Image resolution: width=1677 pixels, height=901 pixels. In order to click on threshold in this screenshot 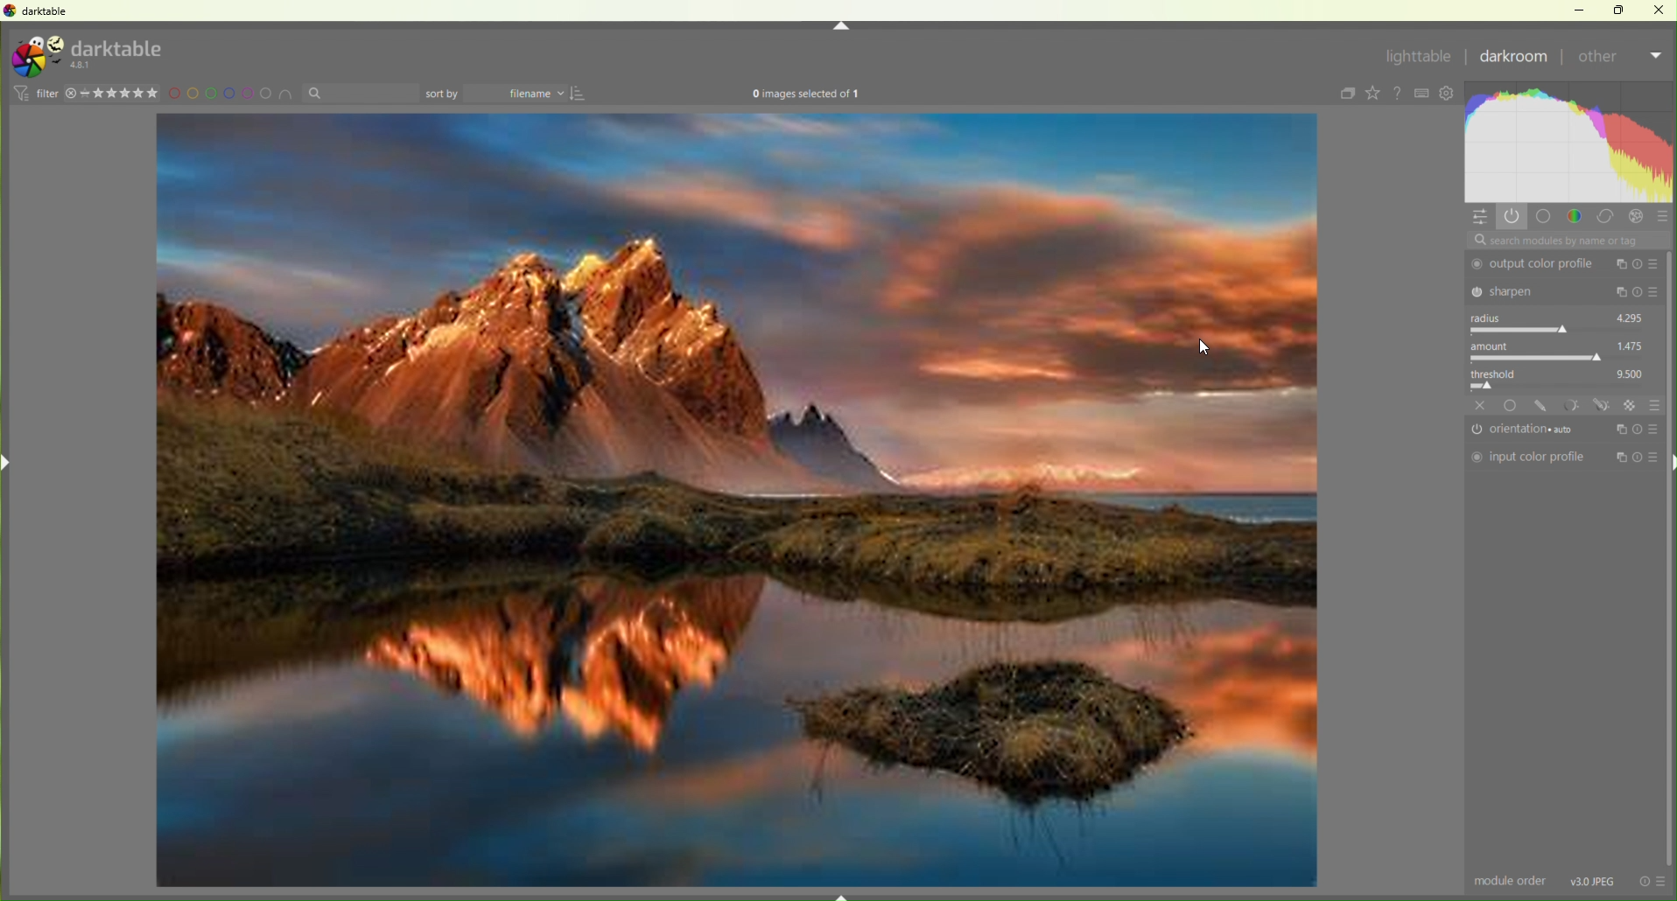, I will do `click(1499, 372)`.